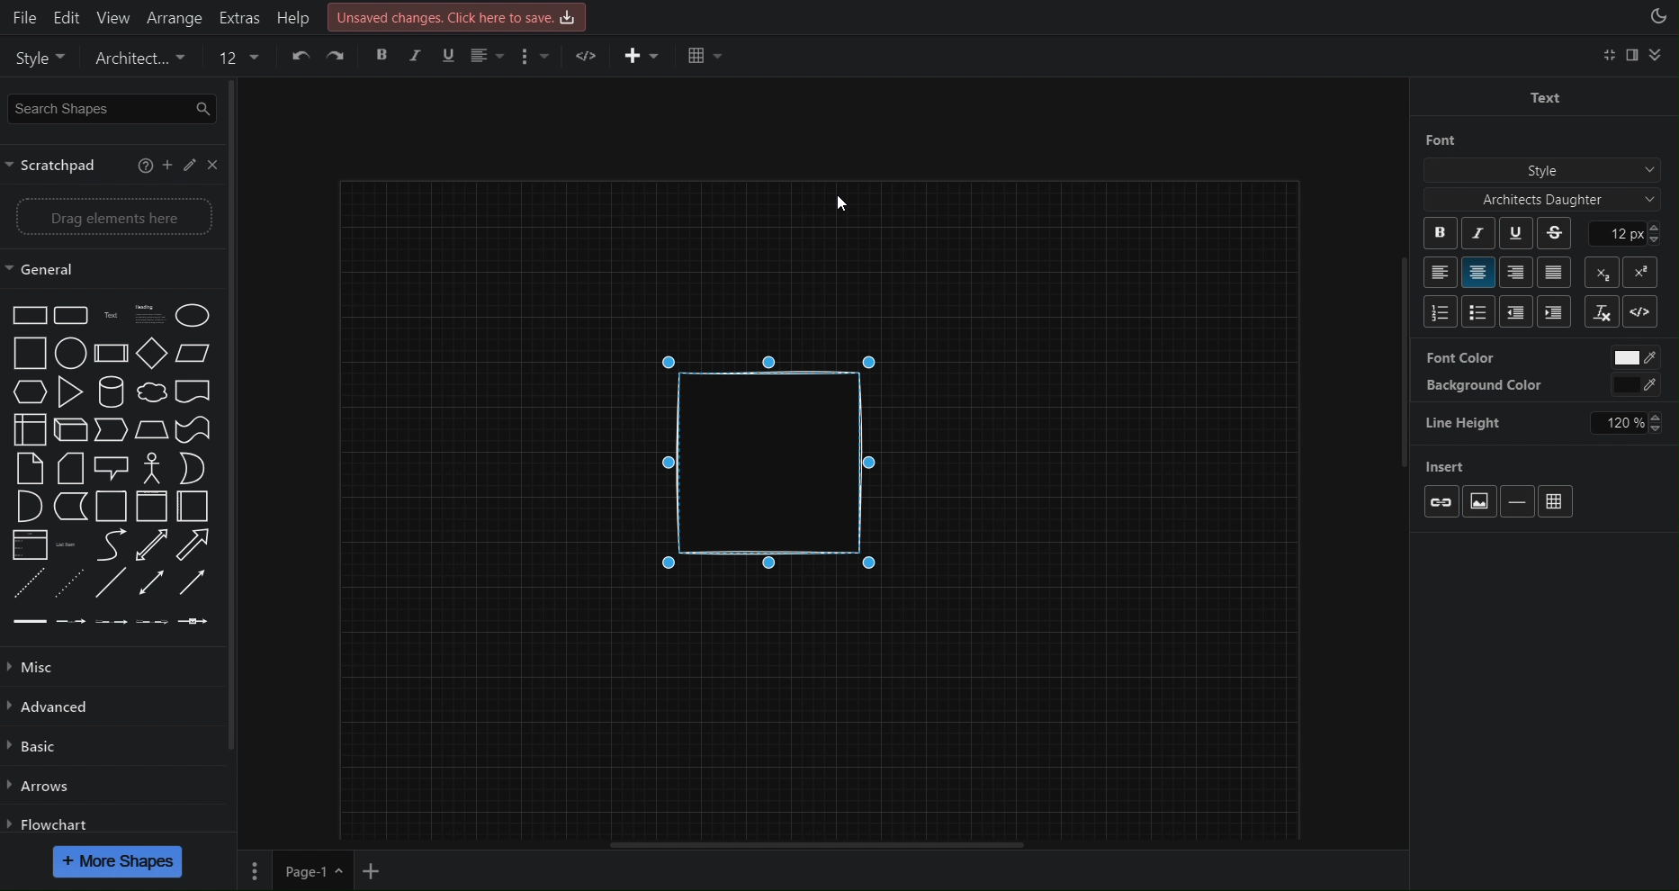 This screenshot has height=891, width=1679. What do you see at coordinates (387, 58) in the screenshot?
I see `Send to Front` at bounding box center [387, 58].